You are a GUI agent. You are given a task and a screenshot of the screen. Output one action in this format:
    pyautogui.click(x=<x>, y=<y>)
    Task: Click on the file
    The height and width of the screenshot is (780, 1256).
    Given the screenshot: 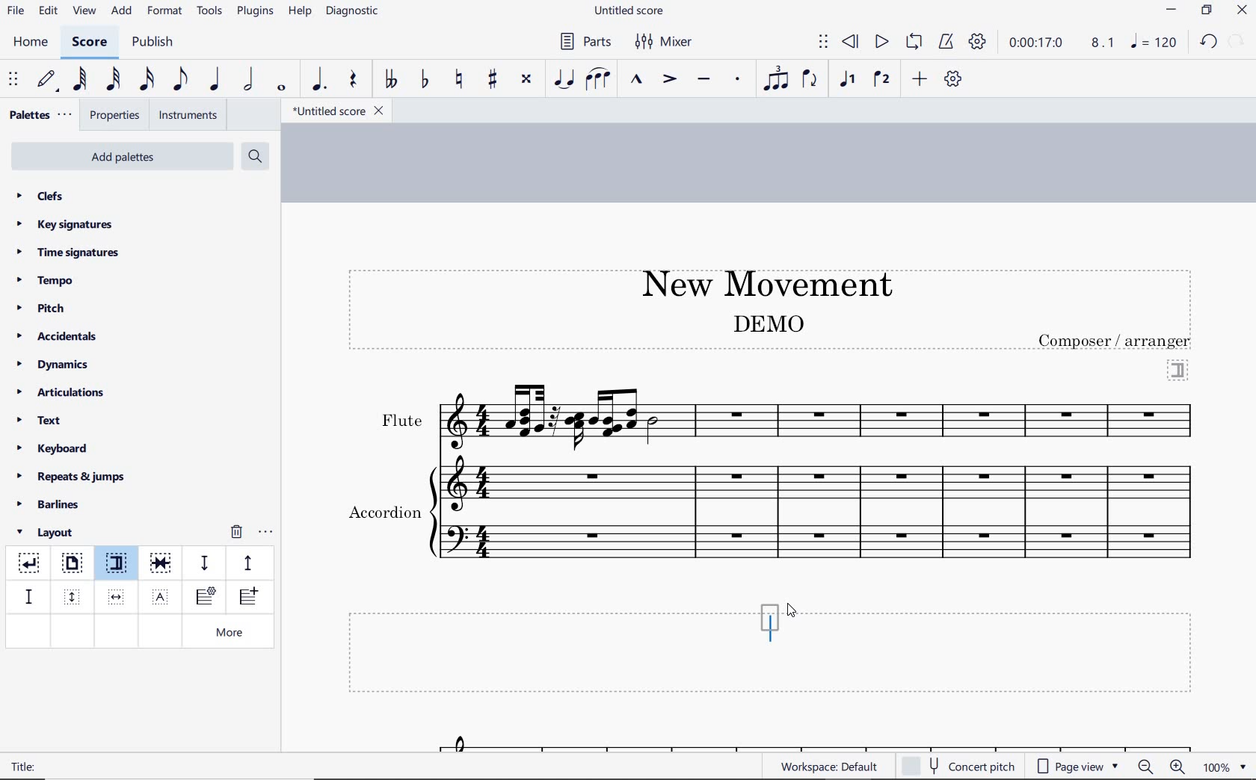 What is the action you would take?
    pyautogui.click(x=15, y=13)
    